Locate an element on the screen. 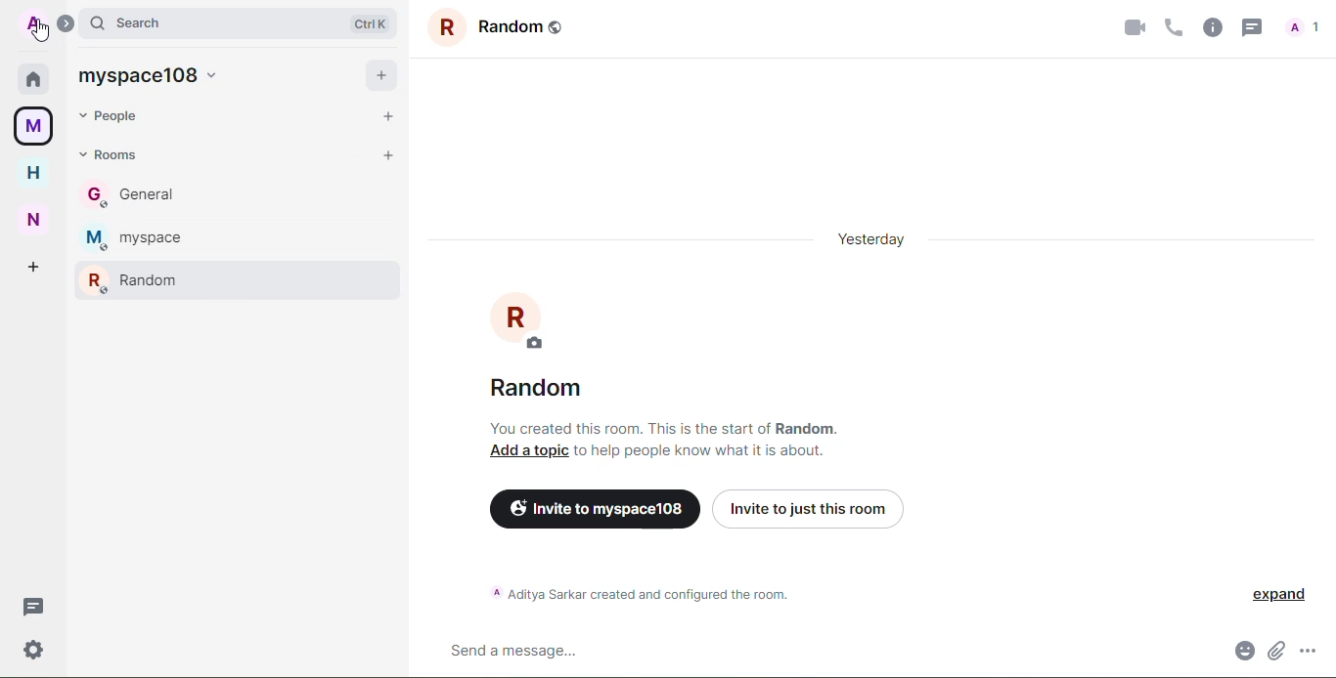  random is located at coordinates (542, 389).